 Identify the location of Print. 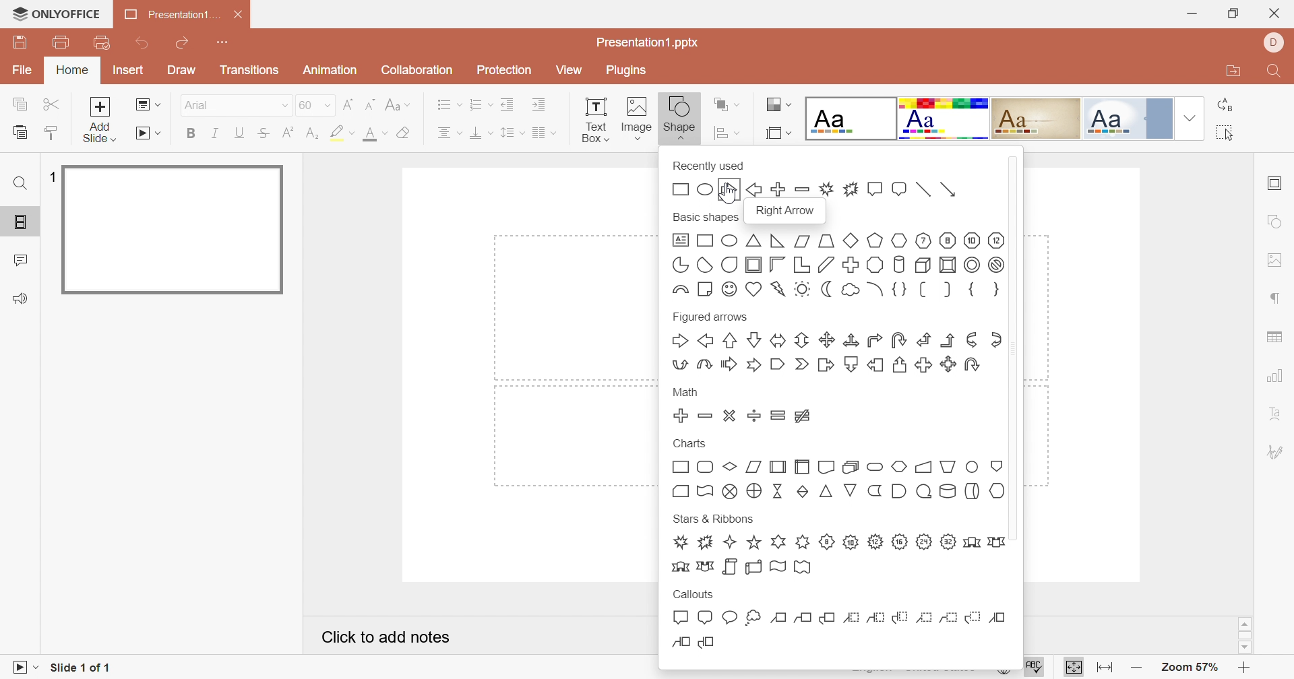
(61, 42).